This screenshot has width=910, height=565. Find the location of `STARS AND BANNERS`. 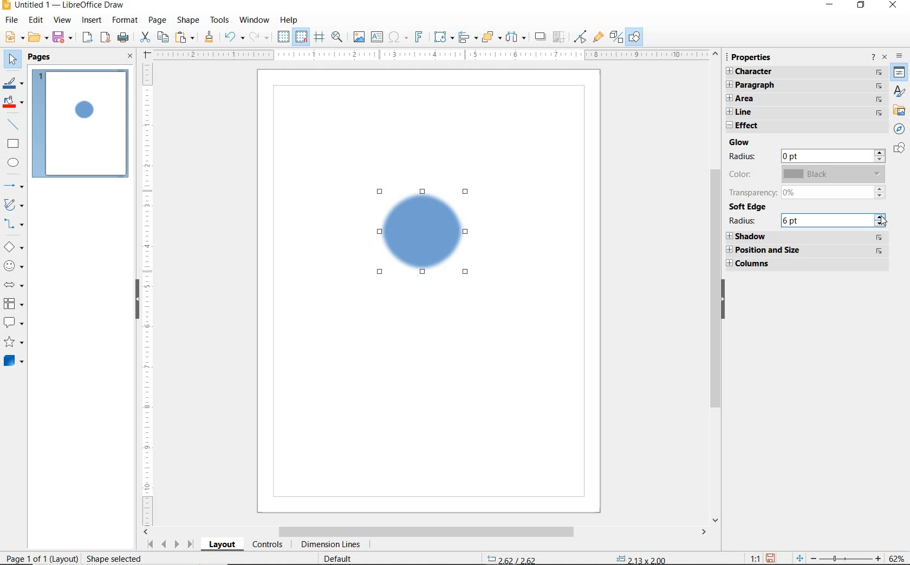

STARS AND BANNERS is located at coordinates (14, 343).